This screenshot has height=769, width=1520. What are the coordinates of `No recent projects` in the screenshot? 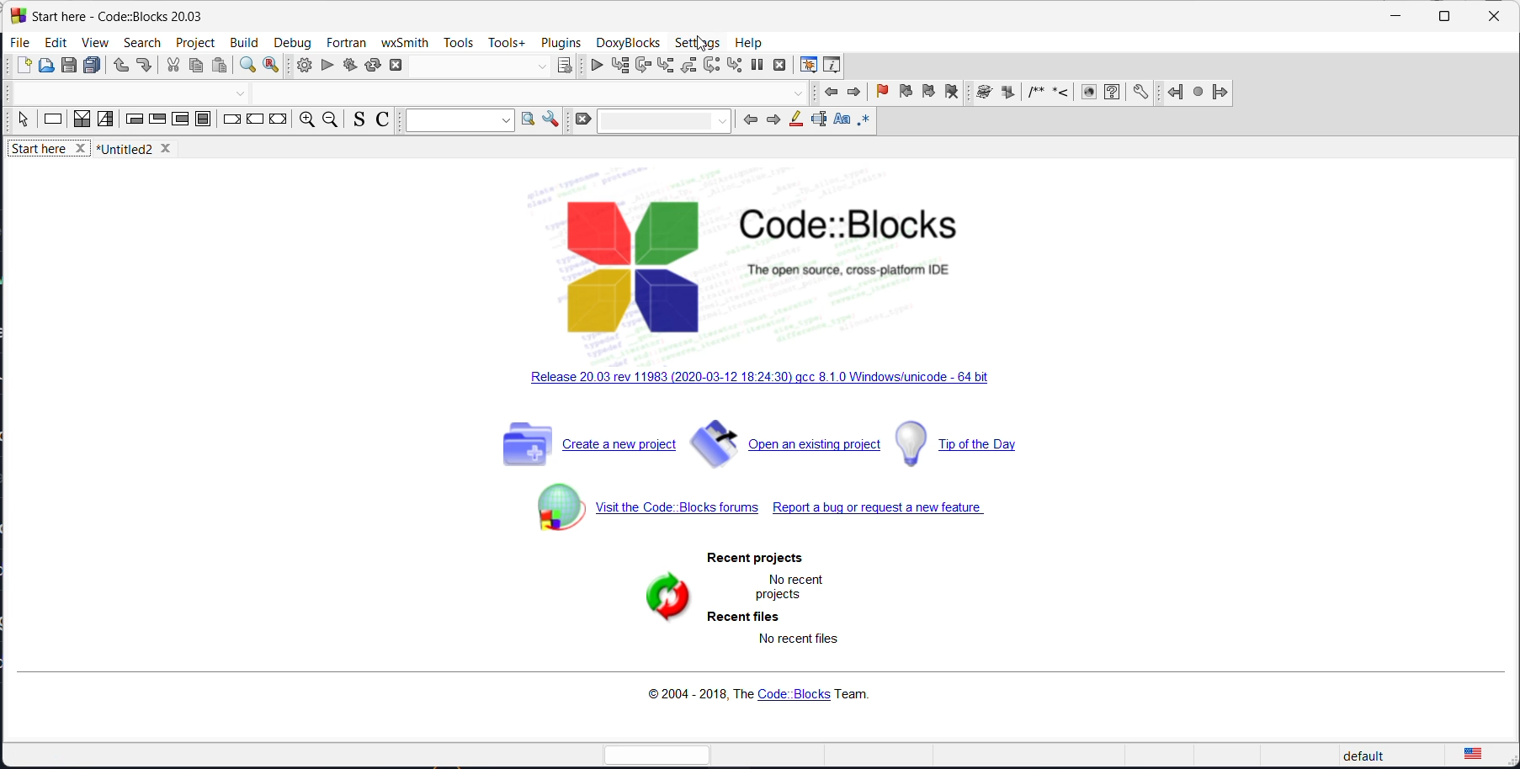 It's located at (788, 586).